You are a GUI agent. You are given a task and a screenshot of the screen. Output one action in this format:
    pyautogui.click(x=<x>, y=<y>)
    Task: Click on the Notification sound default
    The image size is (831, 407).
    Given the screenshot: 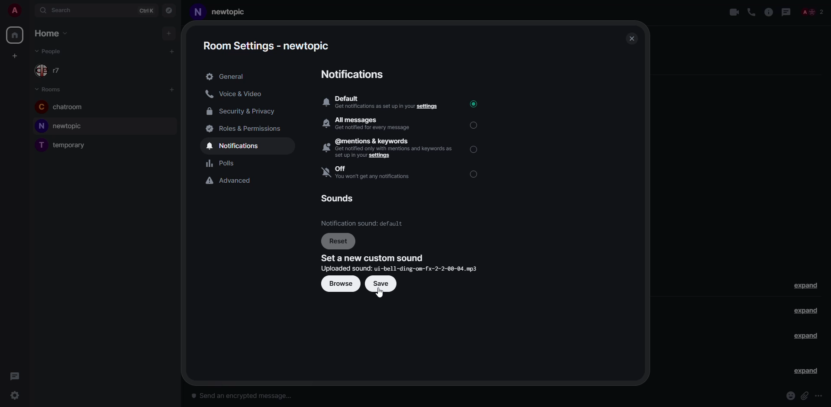 What is the action you would take?
    pyautogui.click(x=364, y=223)
    